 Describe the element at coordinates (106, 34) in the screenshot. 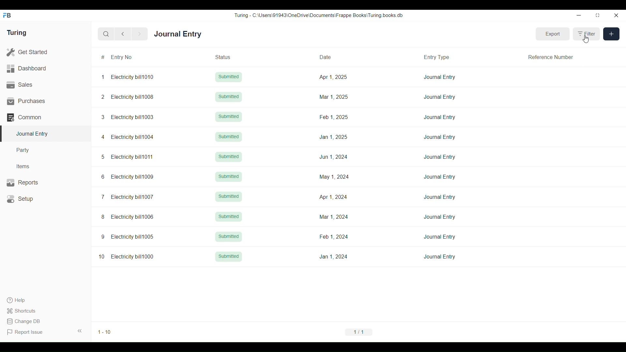

I see `Search` at that location.